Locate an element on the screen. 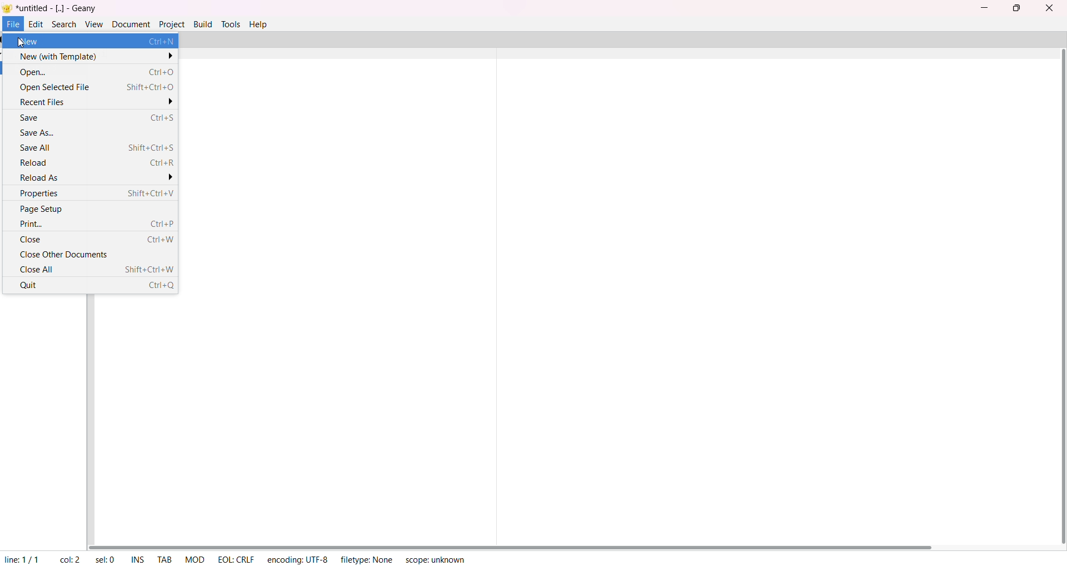 This screenshot has height=566, width=1067. project is located at coordinates (172, 24).